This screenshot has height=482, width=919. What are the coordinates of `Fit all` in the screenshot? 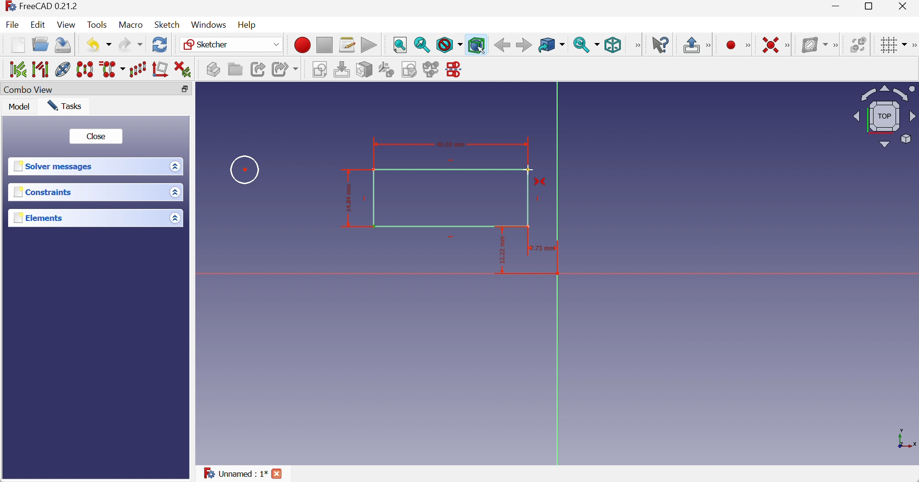 It's located at (401, 45).